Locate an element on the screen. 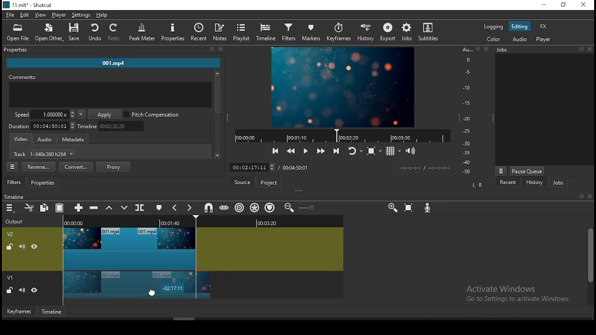  minimize is located at coordinates (543, 5).